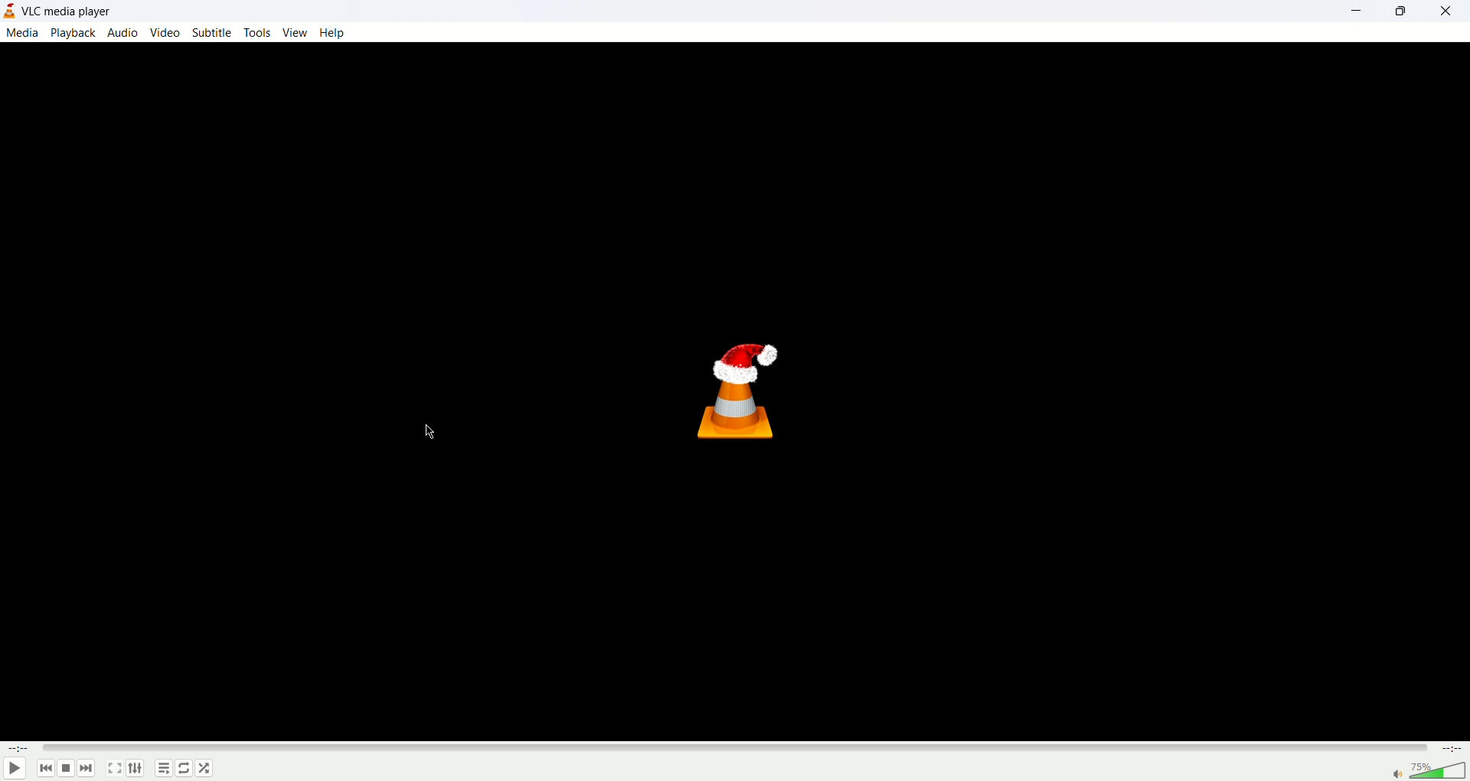 The image size is (1470, 781). I want to click on cursor, so click(430, 432).